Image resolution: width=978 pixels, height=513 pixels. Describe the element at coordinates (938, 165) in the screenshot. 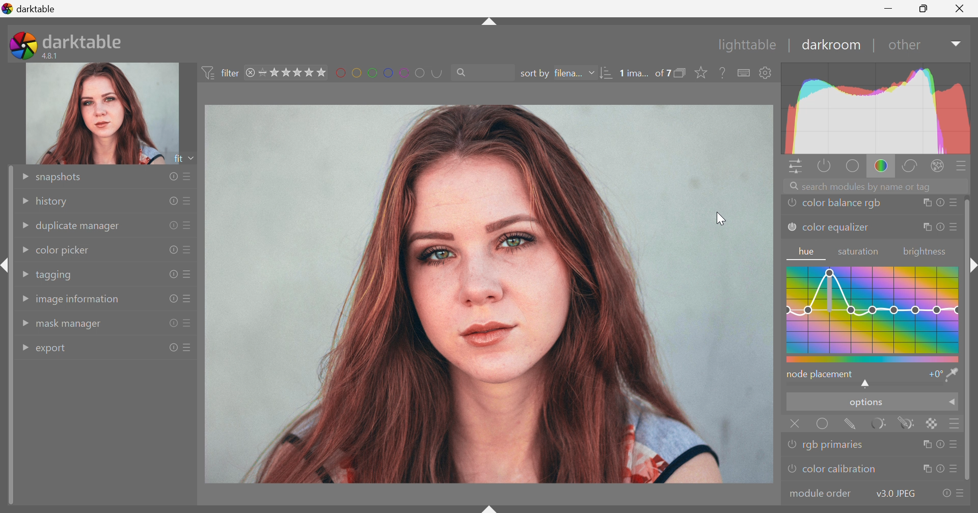

I see `effect` at that location.